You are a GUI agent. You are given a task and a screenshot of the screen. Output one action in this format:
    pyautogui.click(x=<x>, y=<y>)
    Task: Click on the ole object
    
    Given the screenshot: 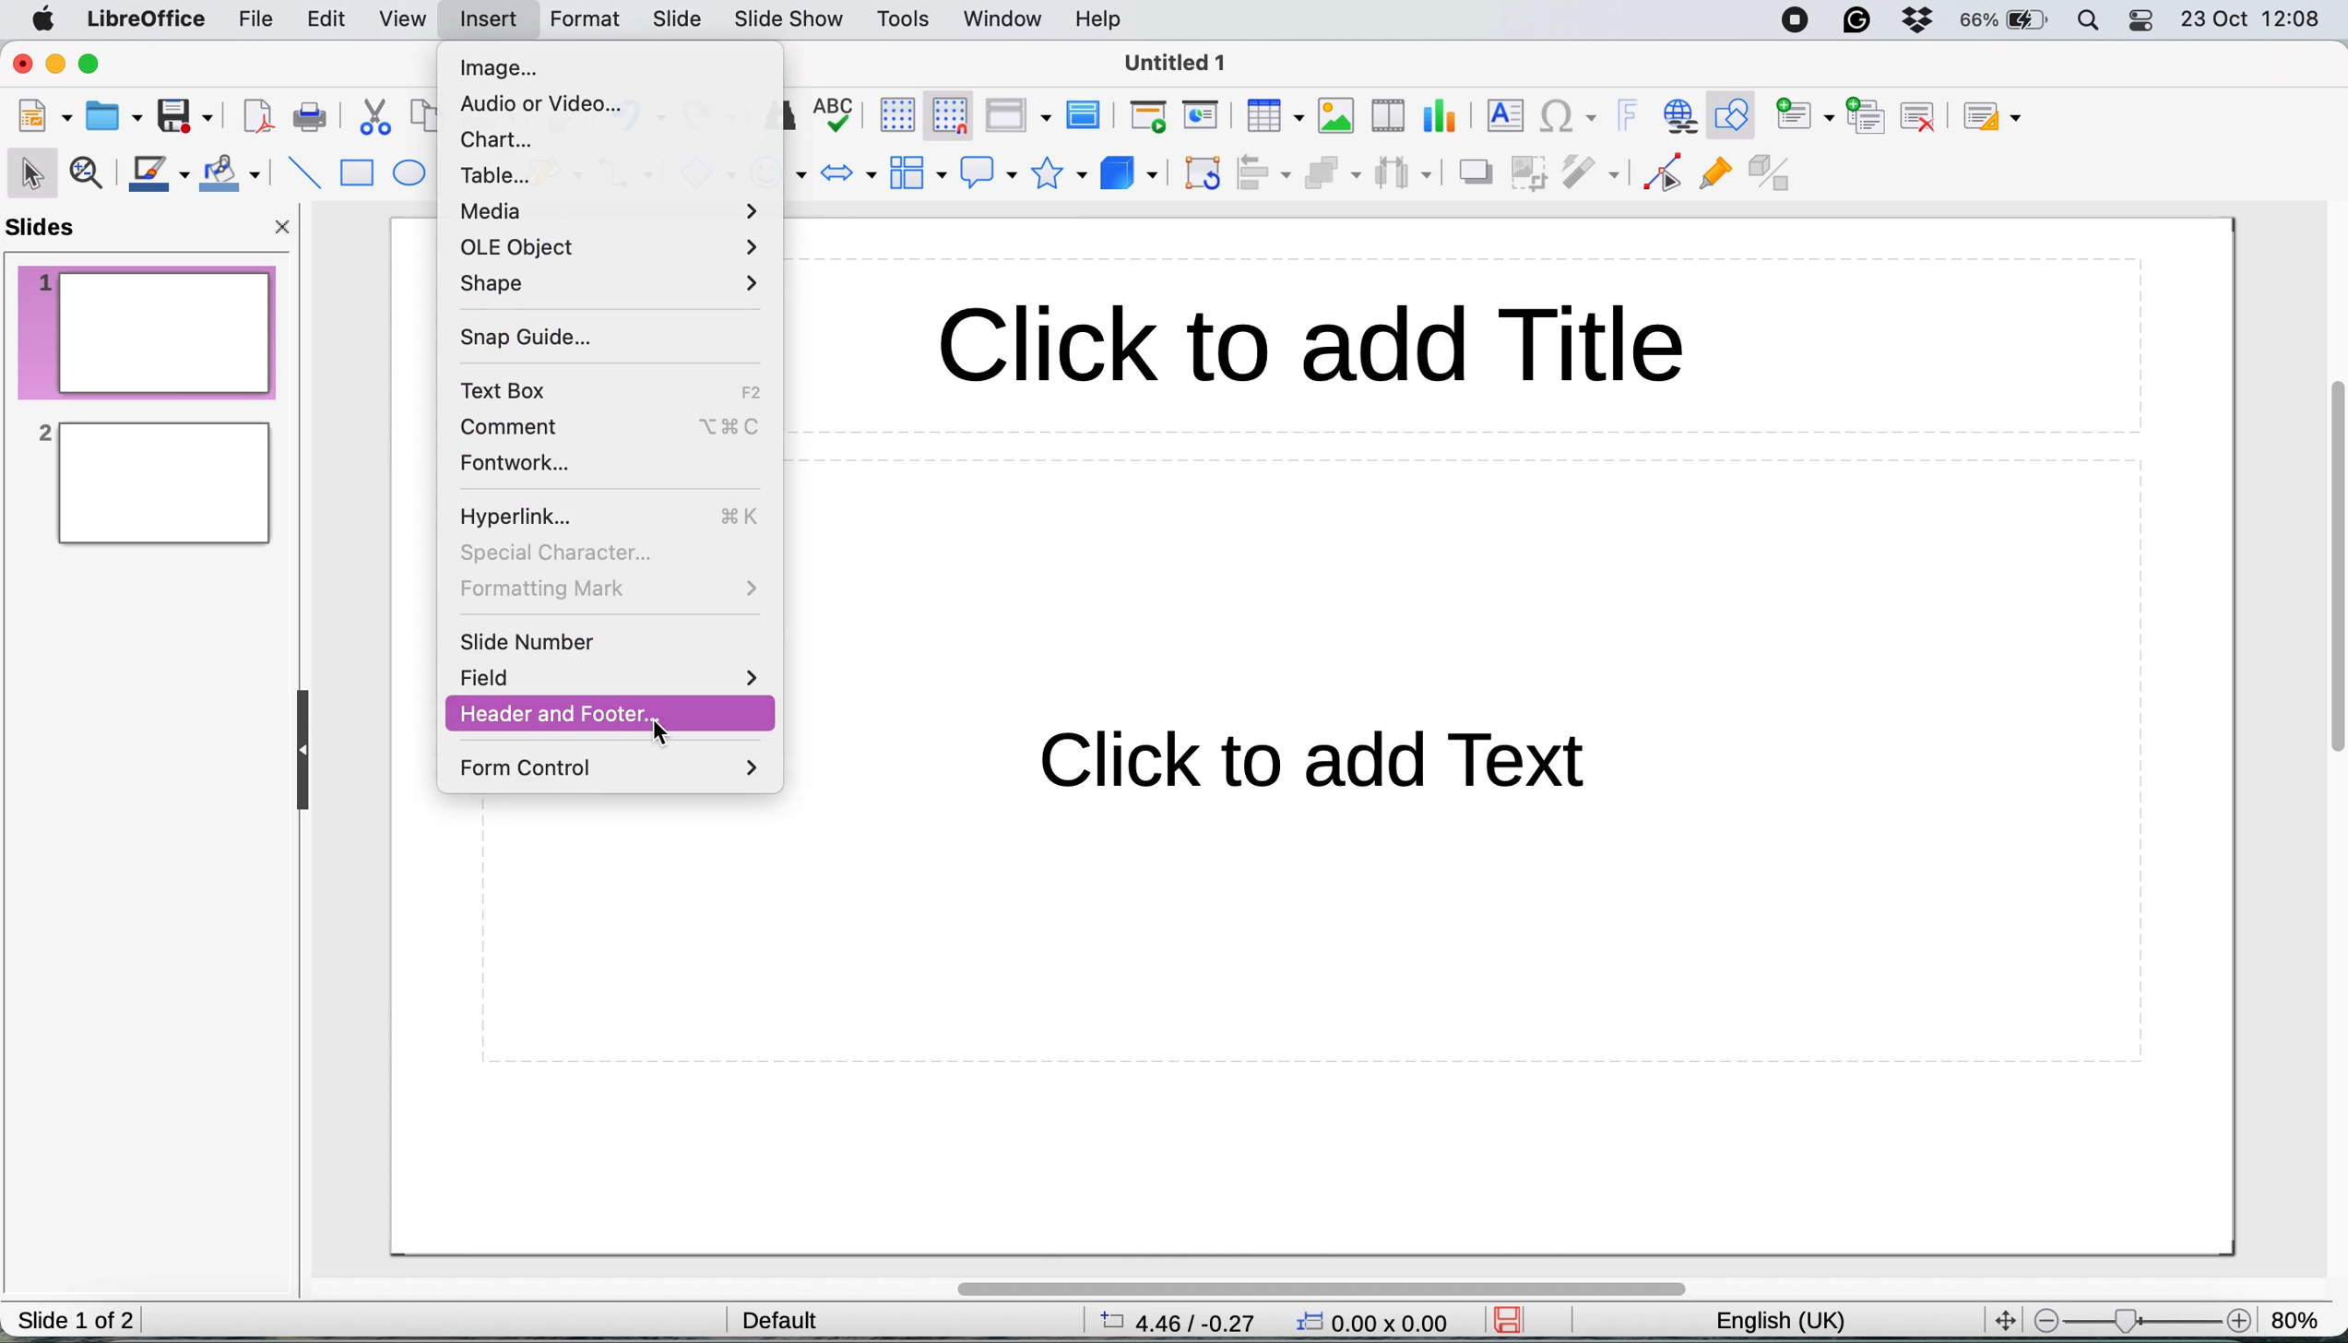 What is the action you would take?
    pyautogui.click(x=614, y=245)
    